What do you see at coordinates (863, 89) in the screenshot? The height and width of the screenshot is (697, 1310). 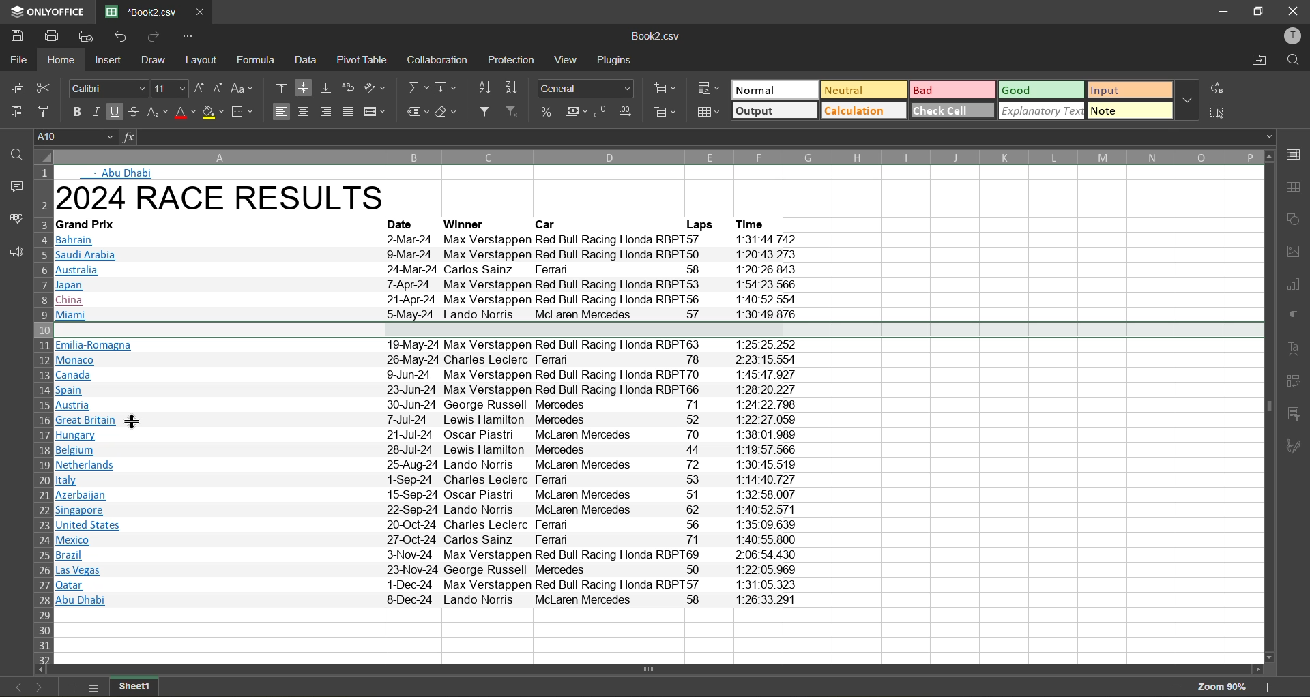 I see `neutral` at bounding box center [863, 89].